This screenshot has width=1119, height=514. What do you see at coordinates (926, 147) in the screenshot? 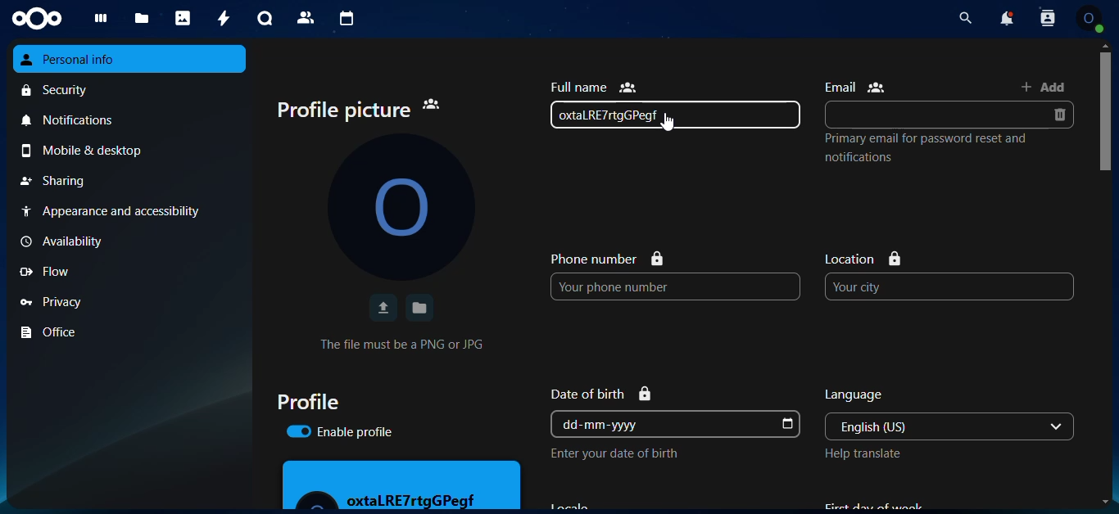
I see `Primary email for password reset and notifications` at bounding box center [926, 147].